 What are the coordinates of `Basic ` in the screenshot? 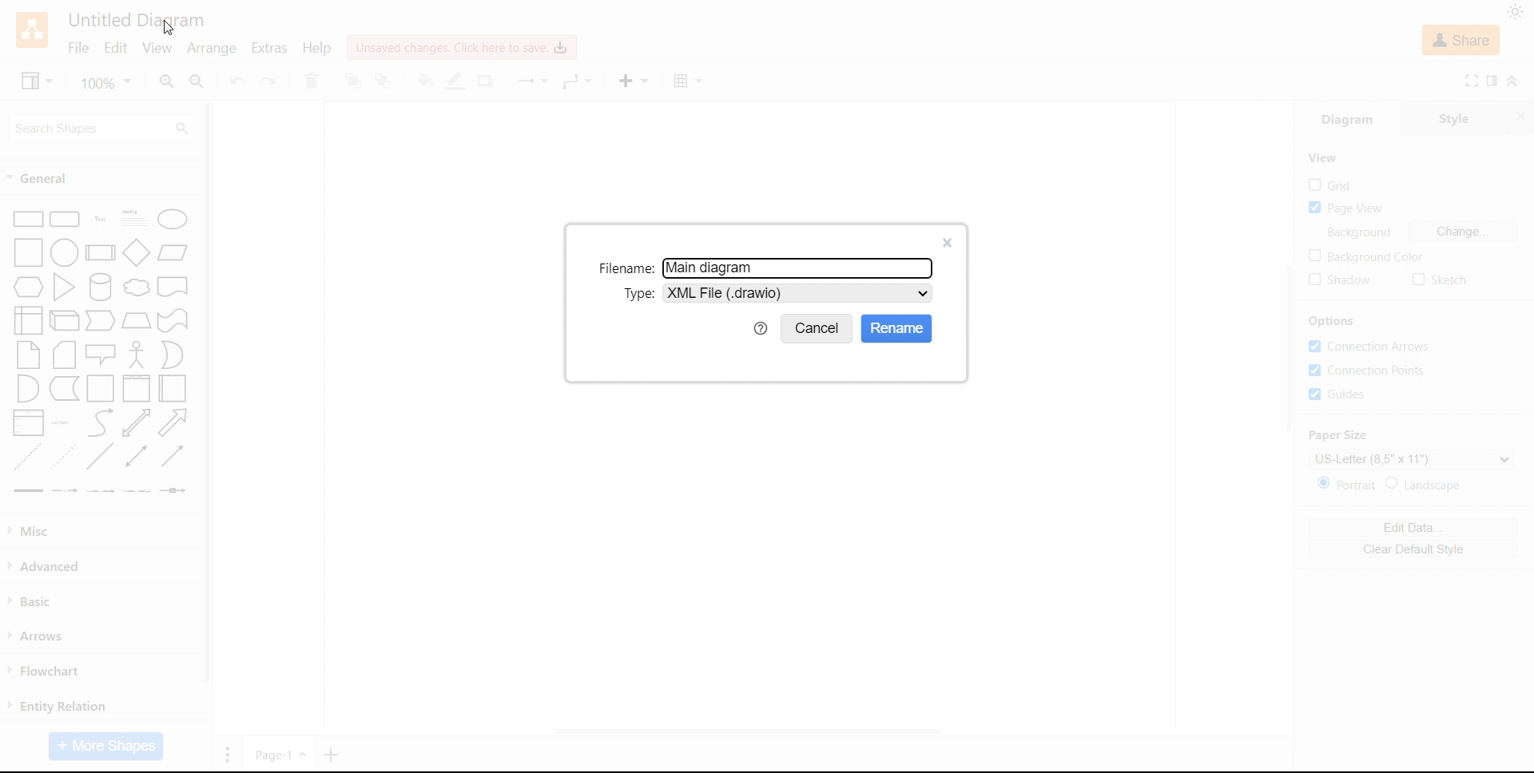 It's located at (34, 601).